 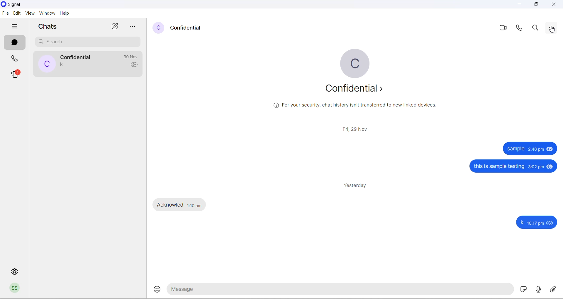 What do you see at coordinates (552, 28) in the screenshot?
I see `cursor` at bounding box center [552, 28].